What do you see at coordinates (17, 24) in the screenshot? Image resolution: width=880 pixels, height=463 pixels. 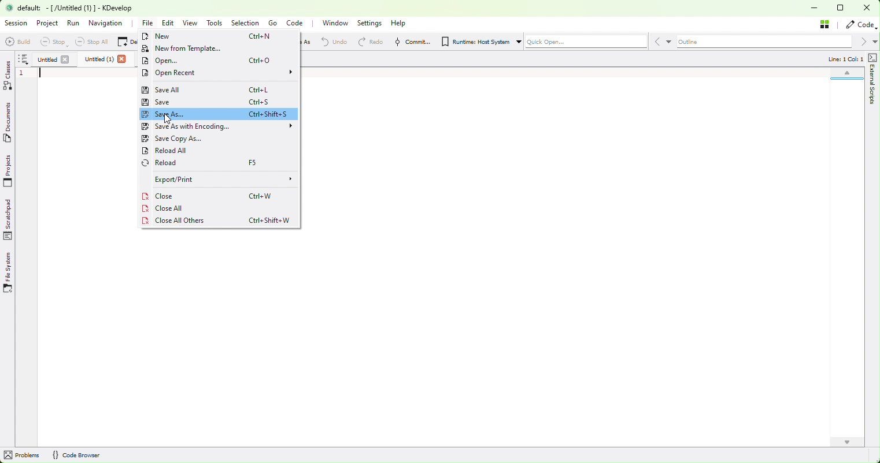 I see `Session` at bounding box center [17, 24].